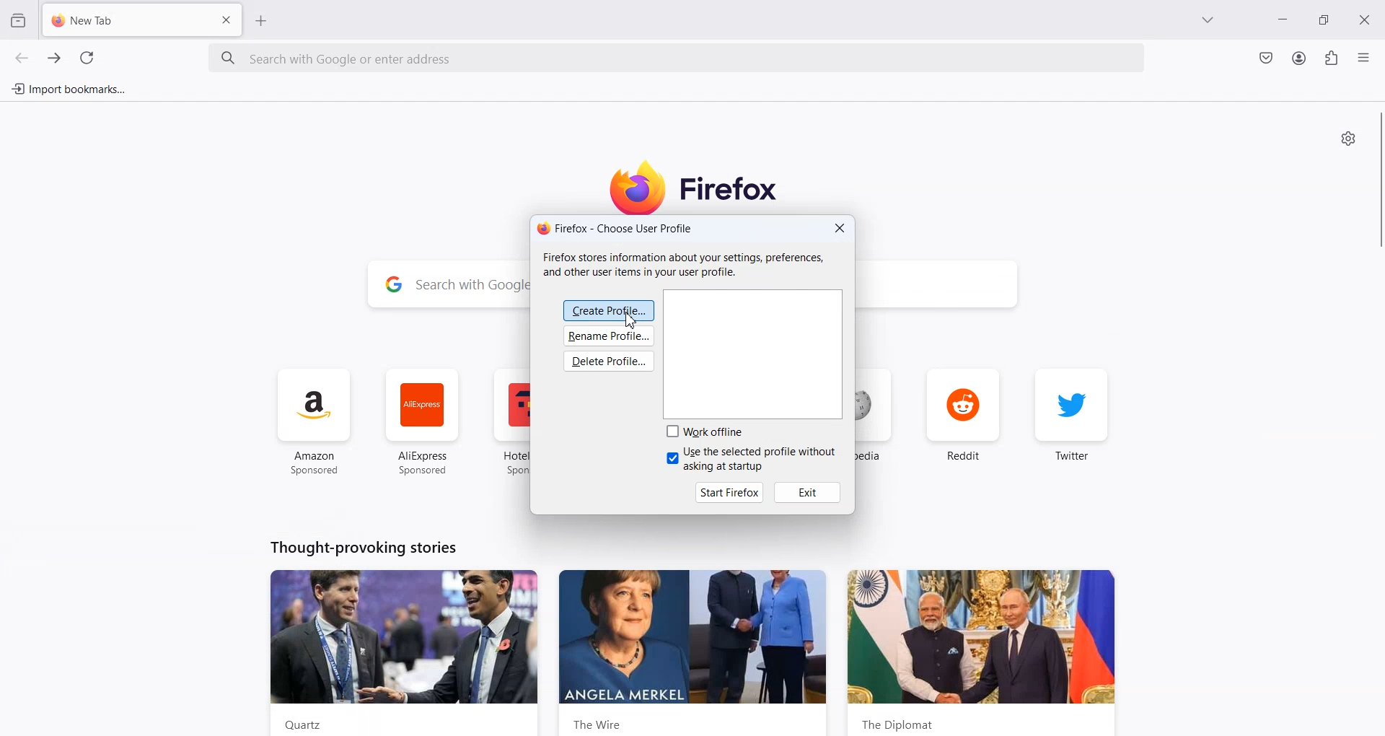 This screenshot has width=1385, height=736. What do you see at coordinates (1284, 22) in the screenshot?
I see `Minimize` at bounding box center [1284, 22].